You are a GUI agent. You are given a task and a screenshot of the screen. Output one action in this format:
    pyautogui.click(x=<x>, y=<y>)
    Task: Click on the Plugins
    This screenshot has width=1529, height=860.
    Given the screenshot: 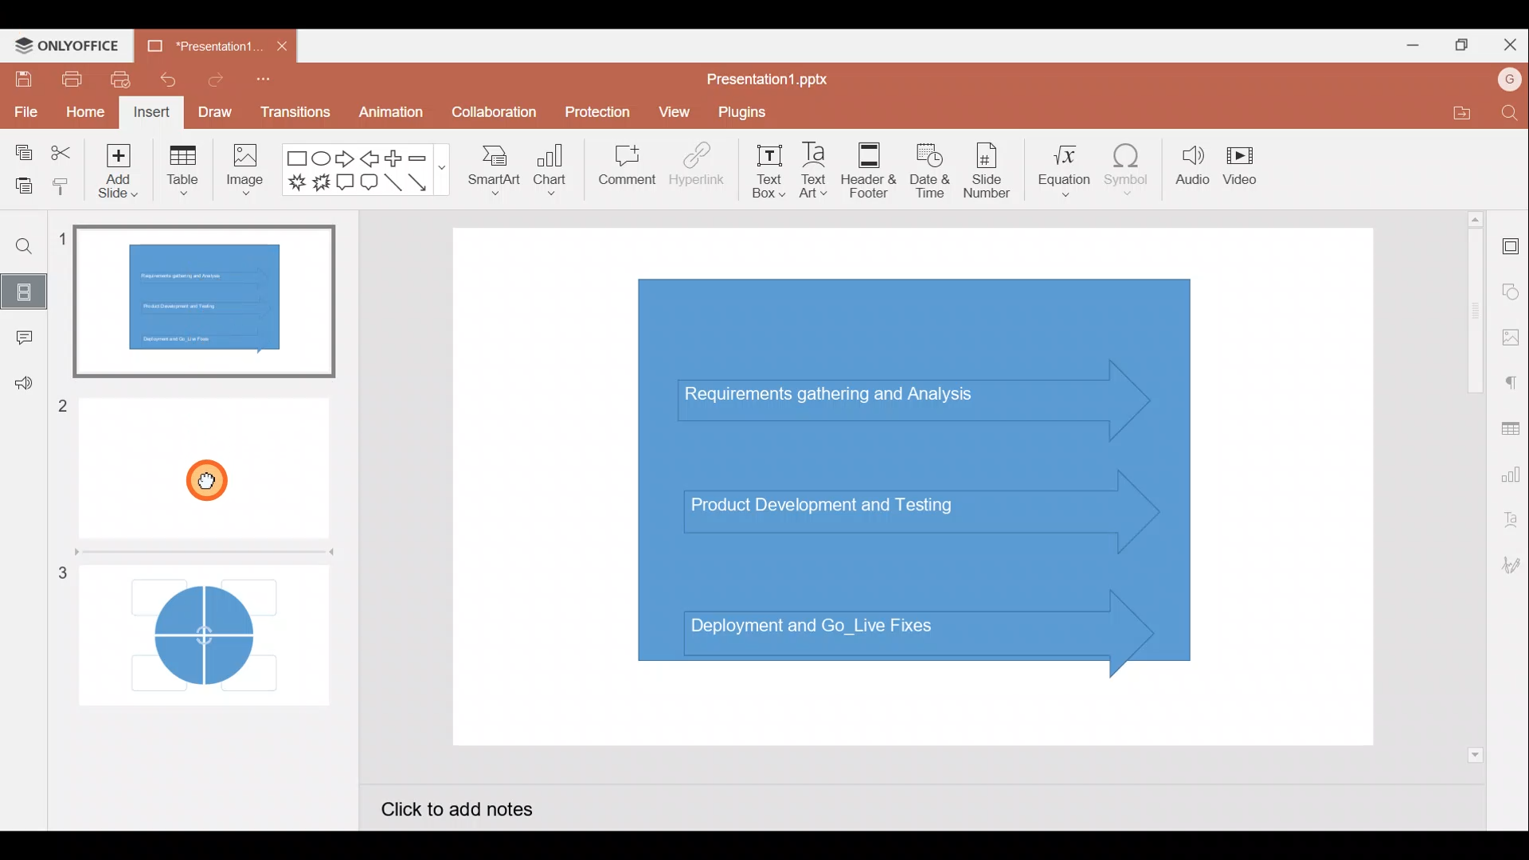 What is the action you would take?
    pyautogui.click(x=749, y=114)
    